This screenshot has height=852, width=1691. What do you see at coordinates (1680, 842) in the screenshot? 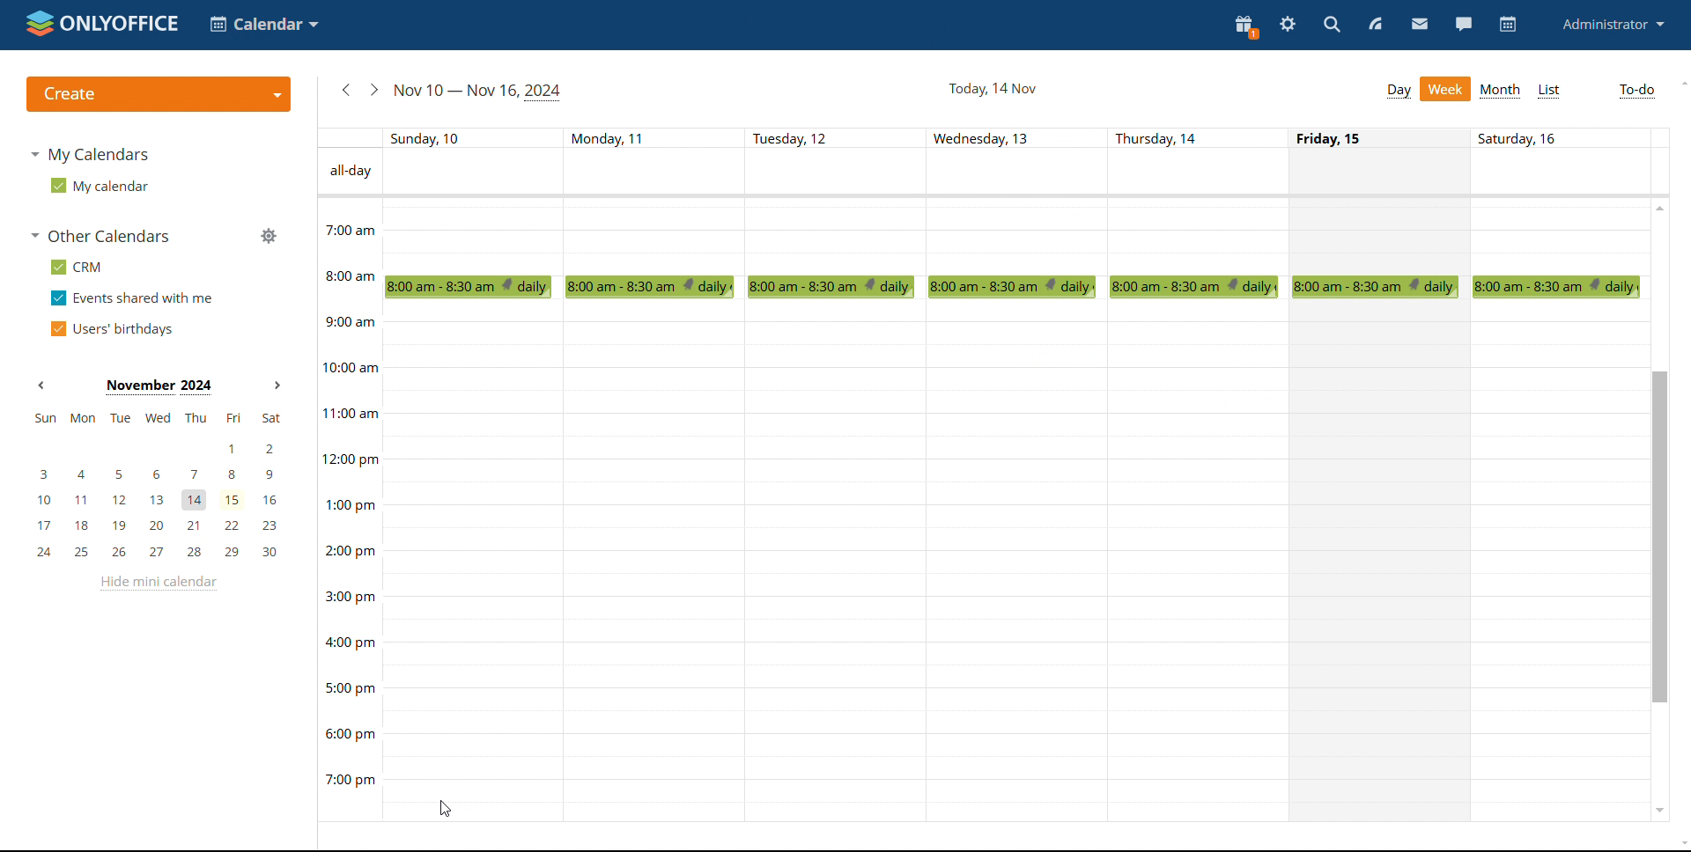
I see `scroll down` at bounding box center [1680, 842].